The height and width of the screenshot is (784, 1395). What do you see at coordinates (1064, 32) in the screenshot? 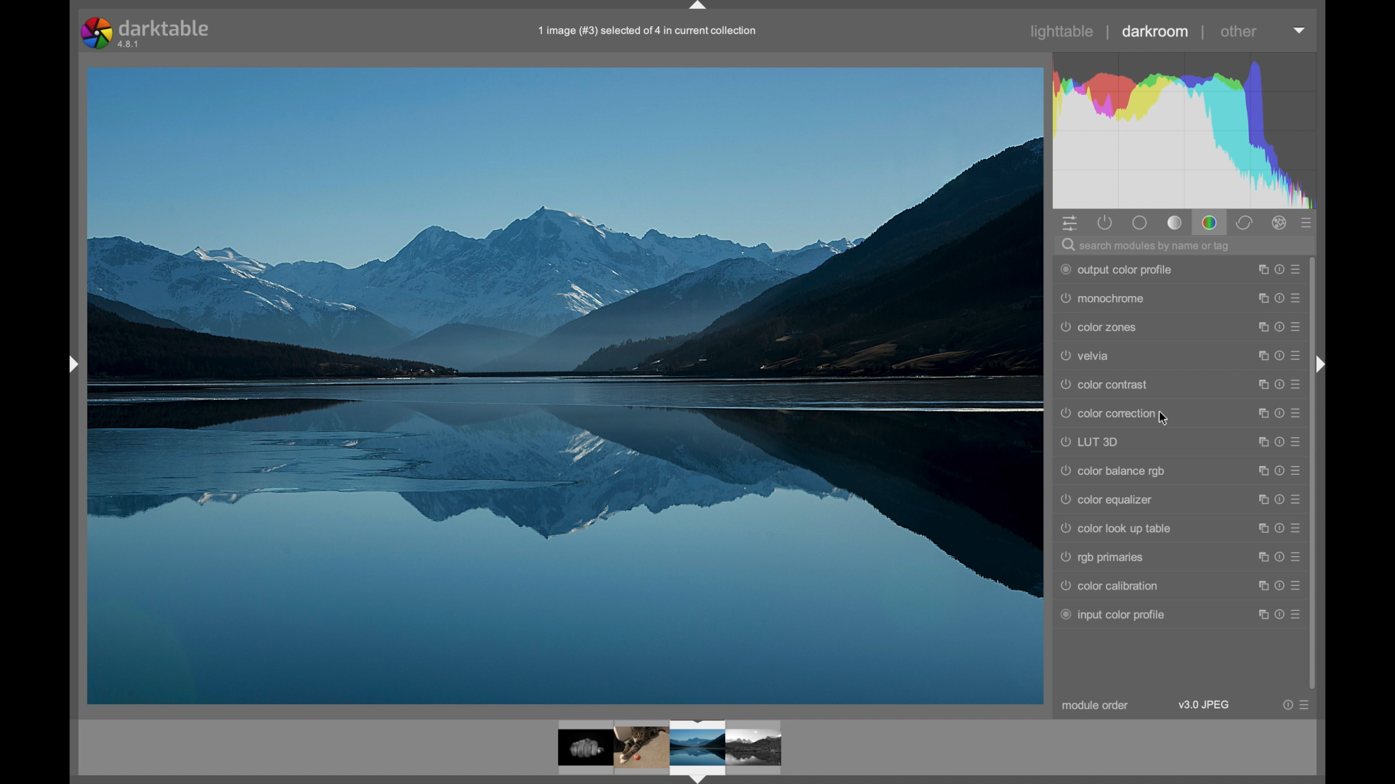
I see `lighttable` at bounding box center [1064, 32].